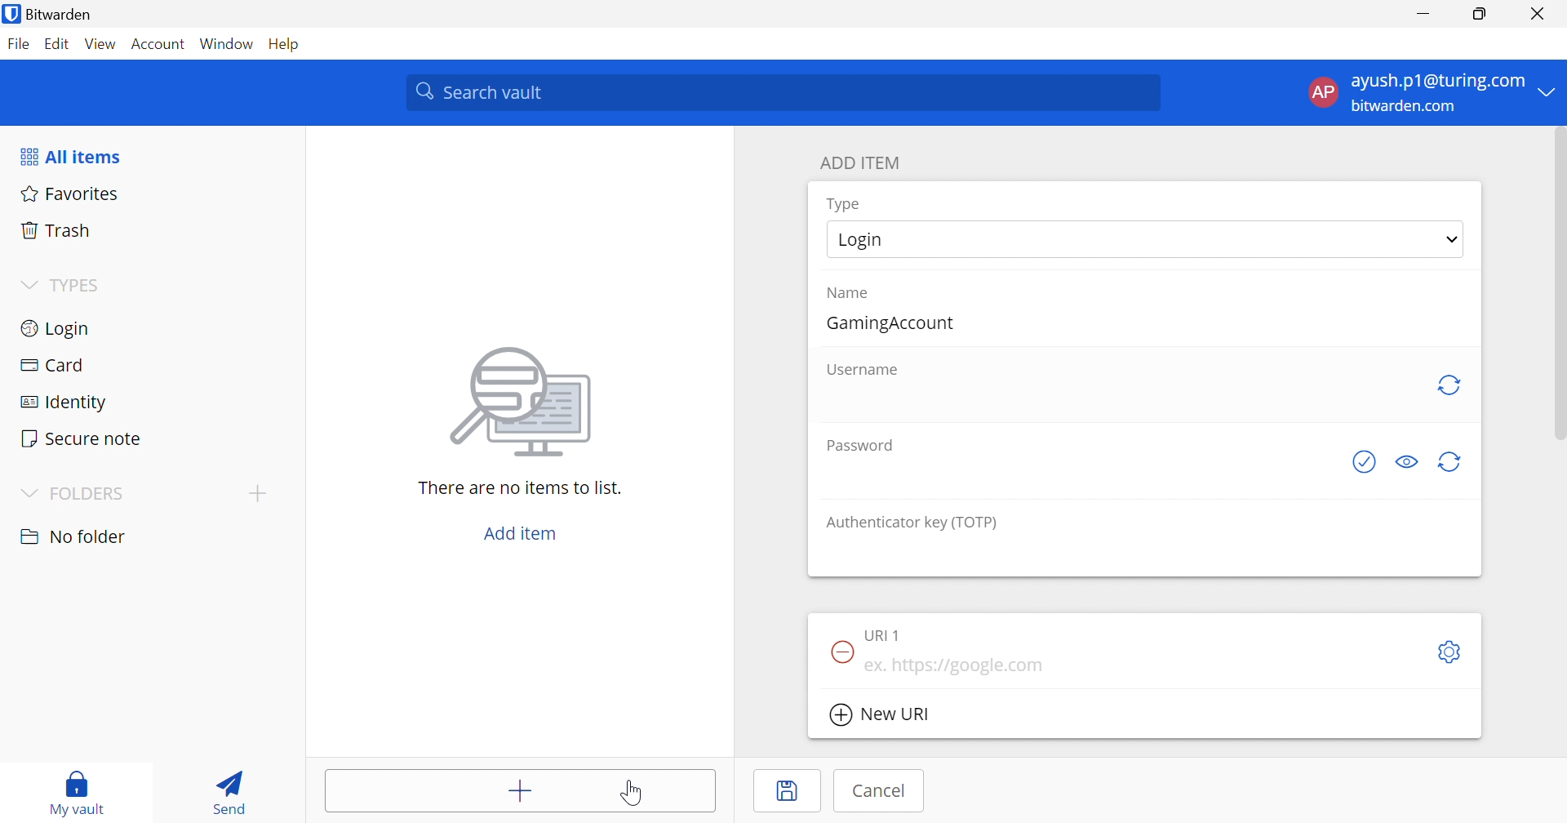  What do you see at coordinates (159, 42) in the screenshot?
I see `Account` at bounding box center [159, 42].